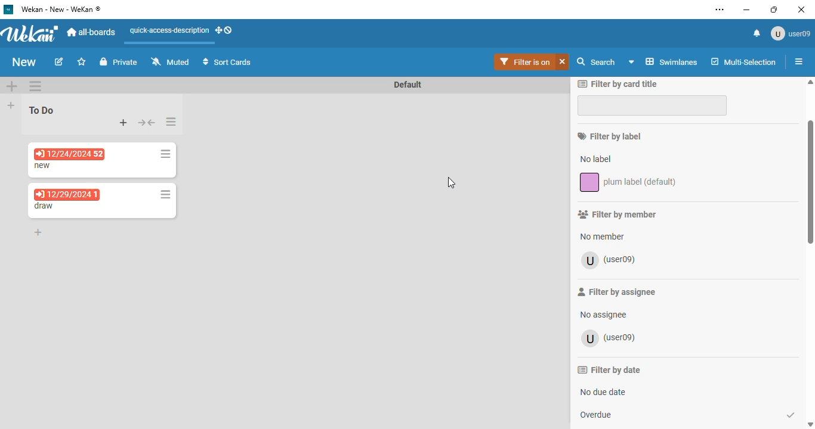 The height and width of the screenshot is (429, 815). Describe the element at coordinates (408, 84) in the screenshot. I see `swimlane name` at that location.